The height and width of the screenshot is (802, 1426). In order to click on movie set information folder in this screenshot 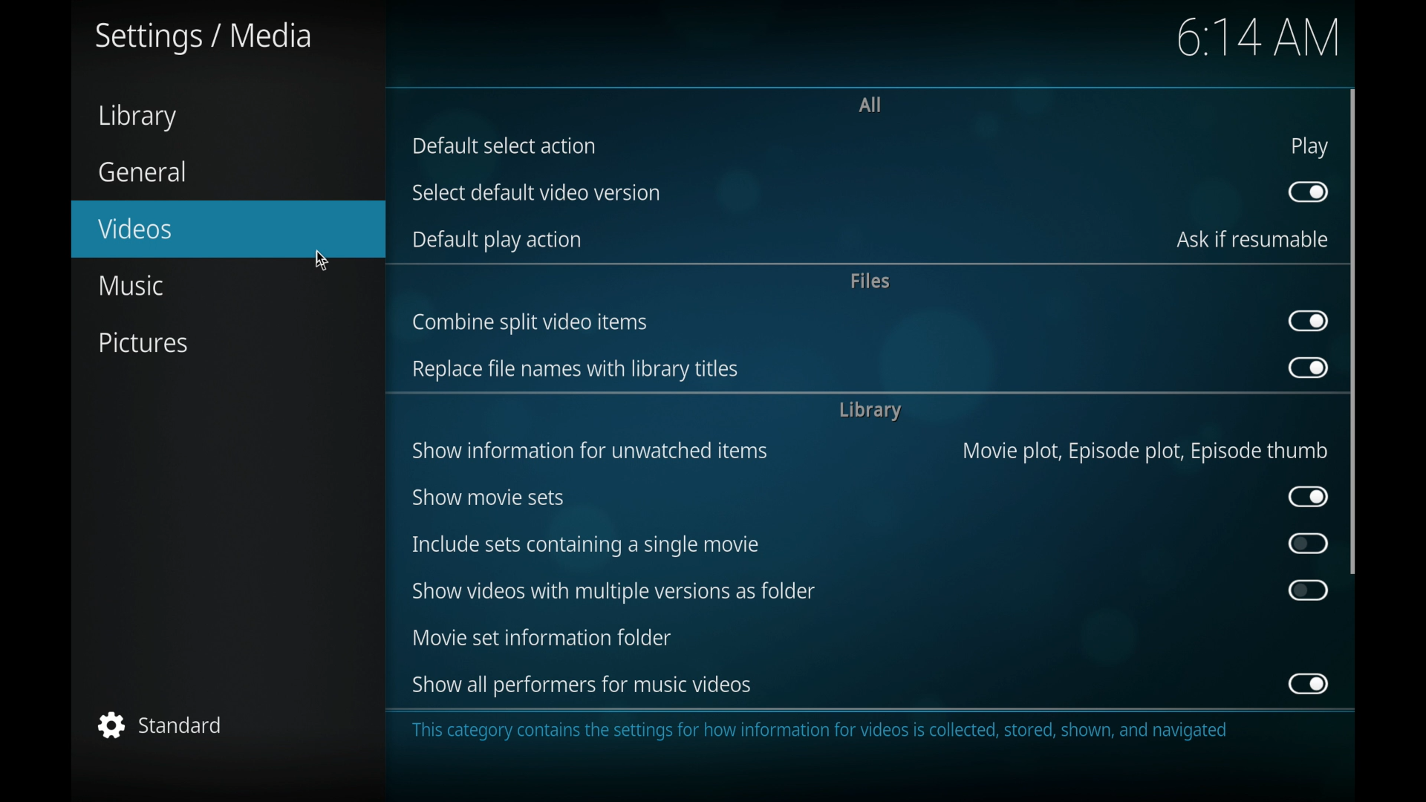, I will do `click(541, 638)`.